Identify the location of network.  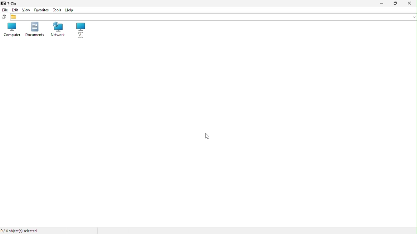
(57, 31).